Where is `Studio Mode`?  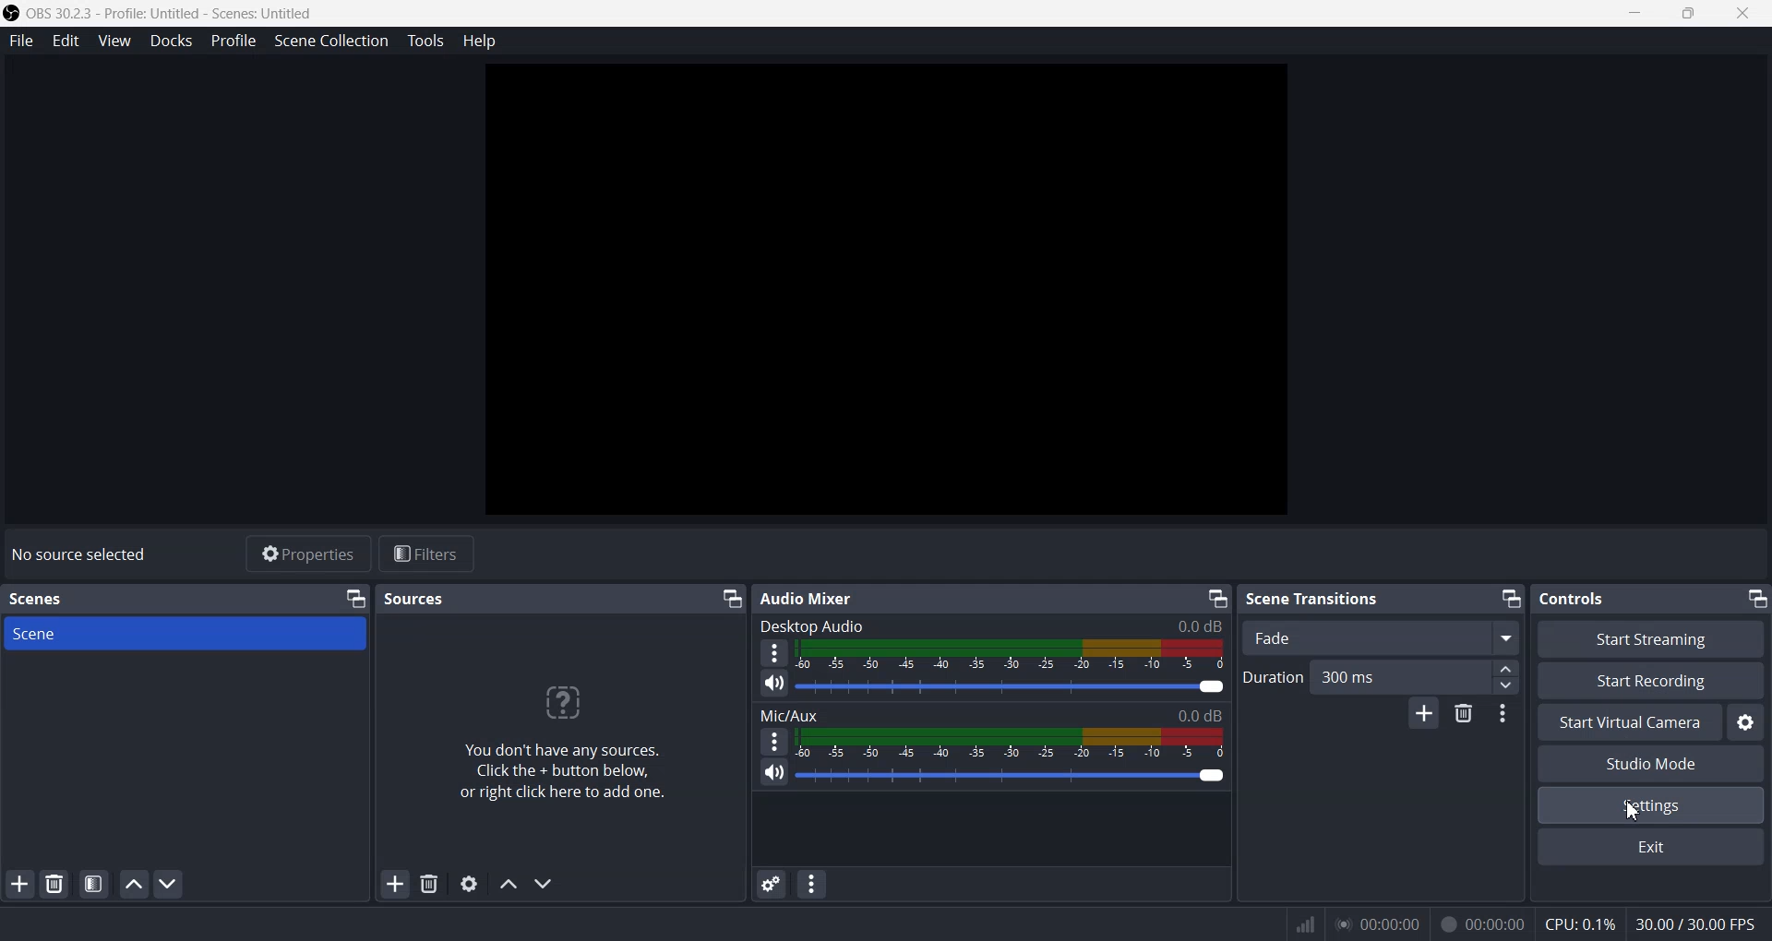 Studio Mode is located at coordinates (1649, 764).